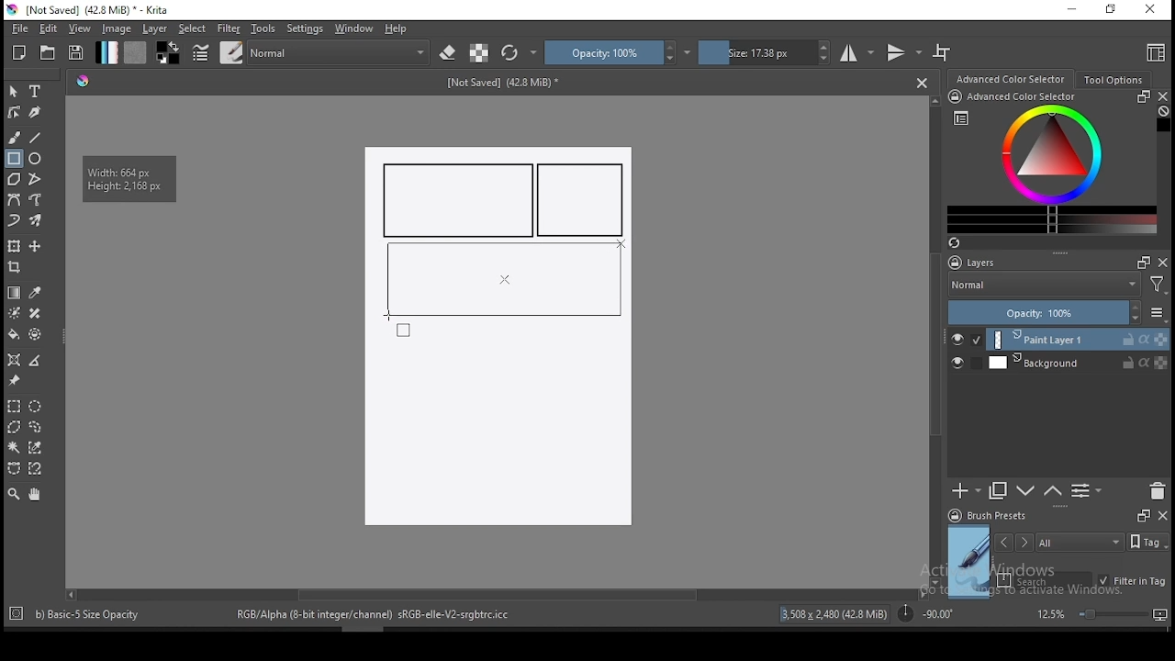 This screenshot has height=661, width=1175. What do you see at coordinates (35, 313) in the screenshot?
I see `smart patch tool` at bounding box center [35, 313].